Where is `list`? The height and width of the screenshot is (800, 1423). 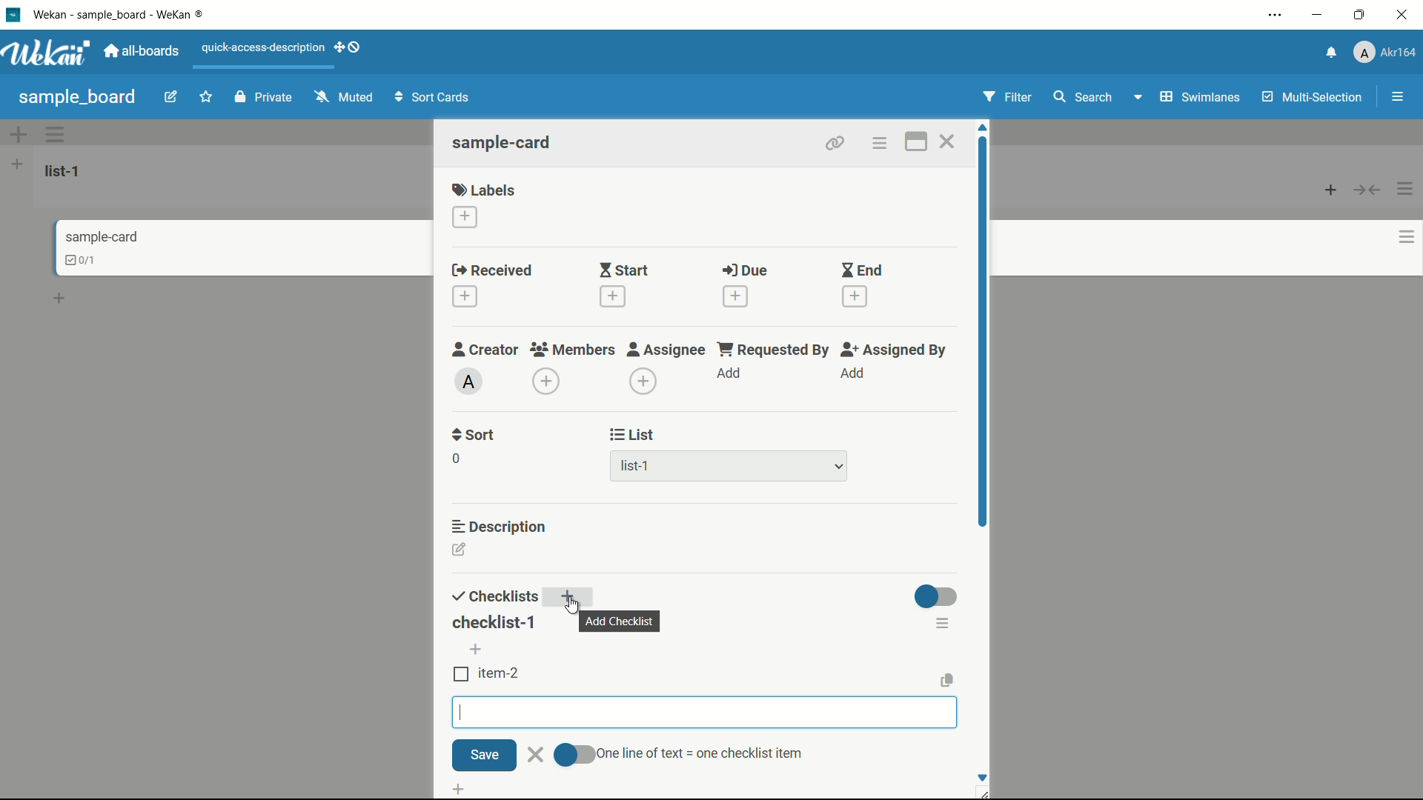
list is located at coordinates (633, 435).